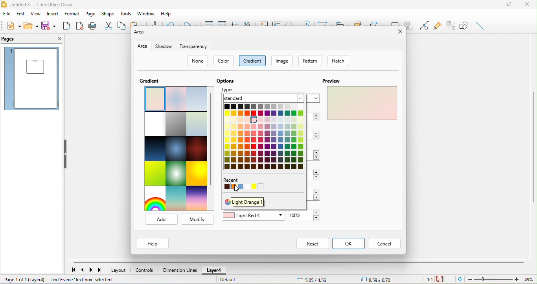 The image size is (537, 284). Describe the element at coordinates (73, 269) in the screenshot. I see `first page` at that location.